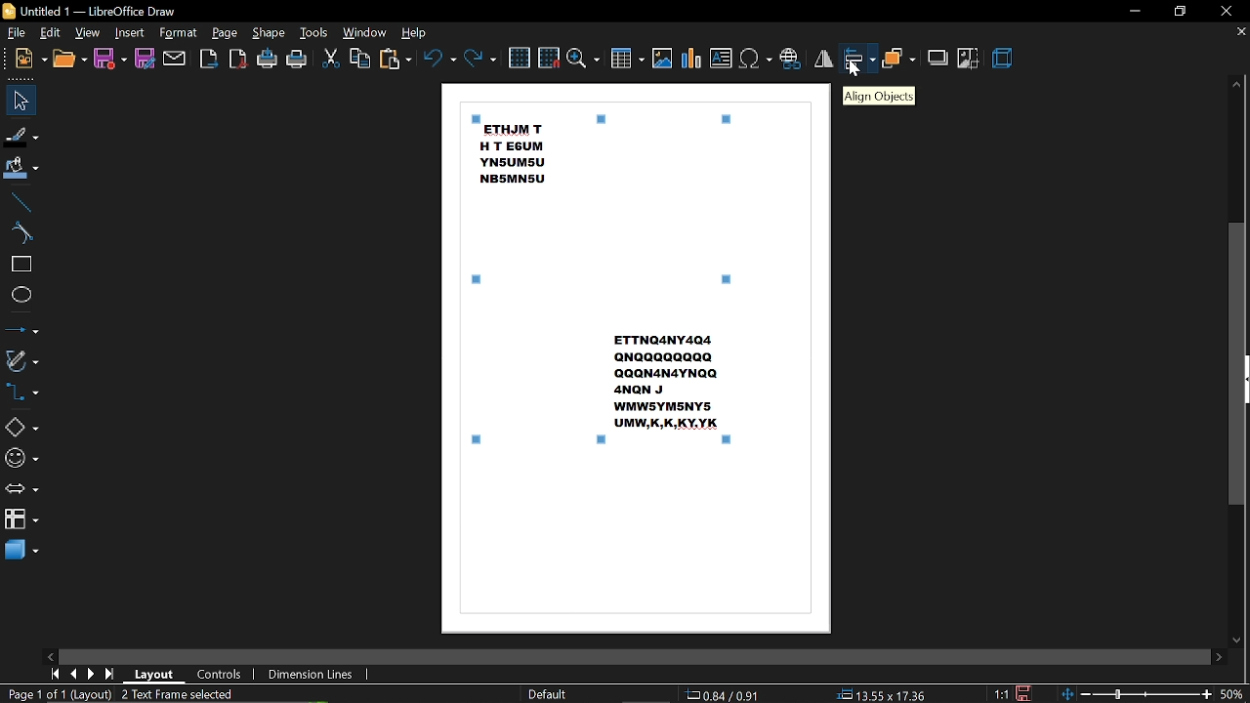  Describe the element at coordinates (969, 59) in the screenshot. I see `crop` at that location.